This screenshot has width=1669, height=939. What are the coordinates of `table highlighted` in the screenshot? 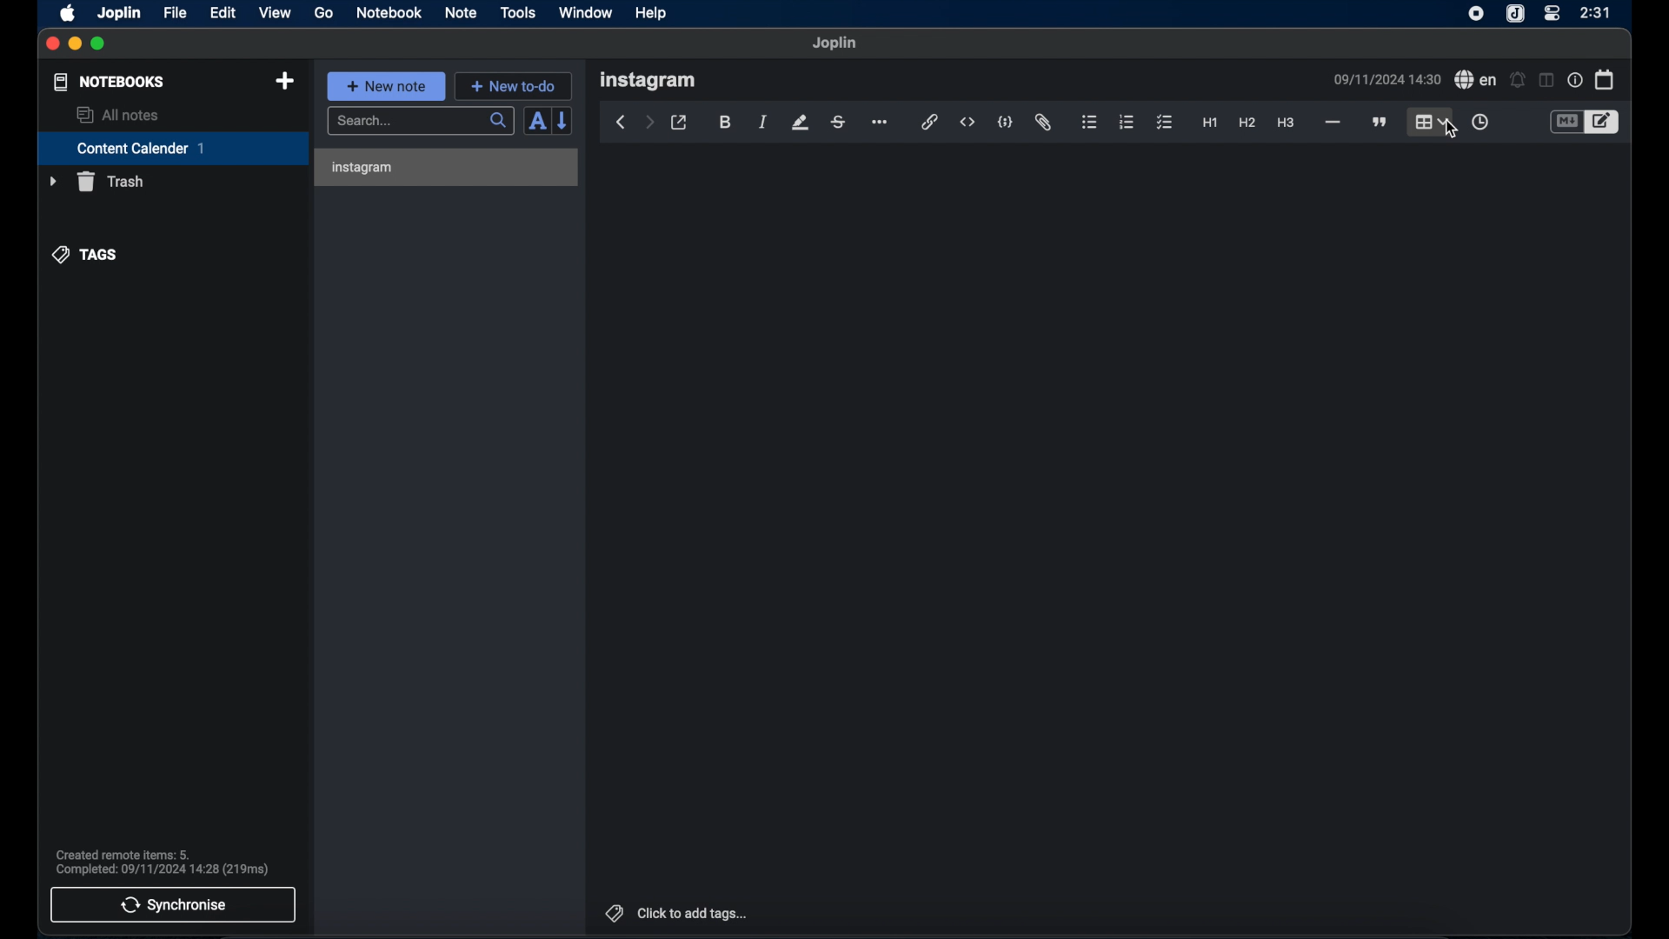 It's located at (1430, 123).